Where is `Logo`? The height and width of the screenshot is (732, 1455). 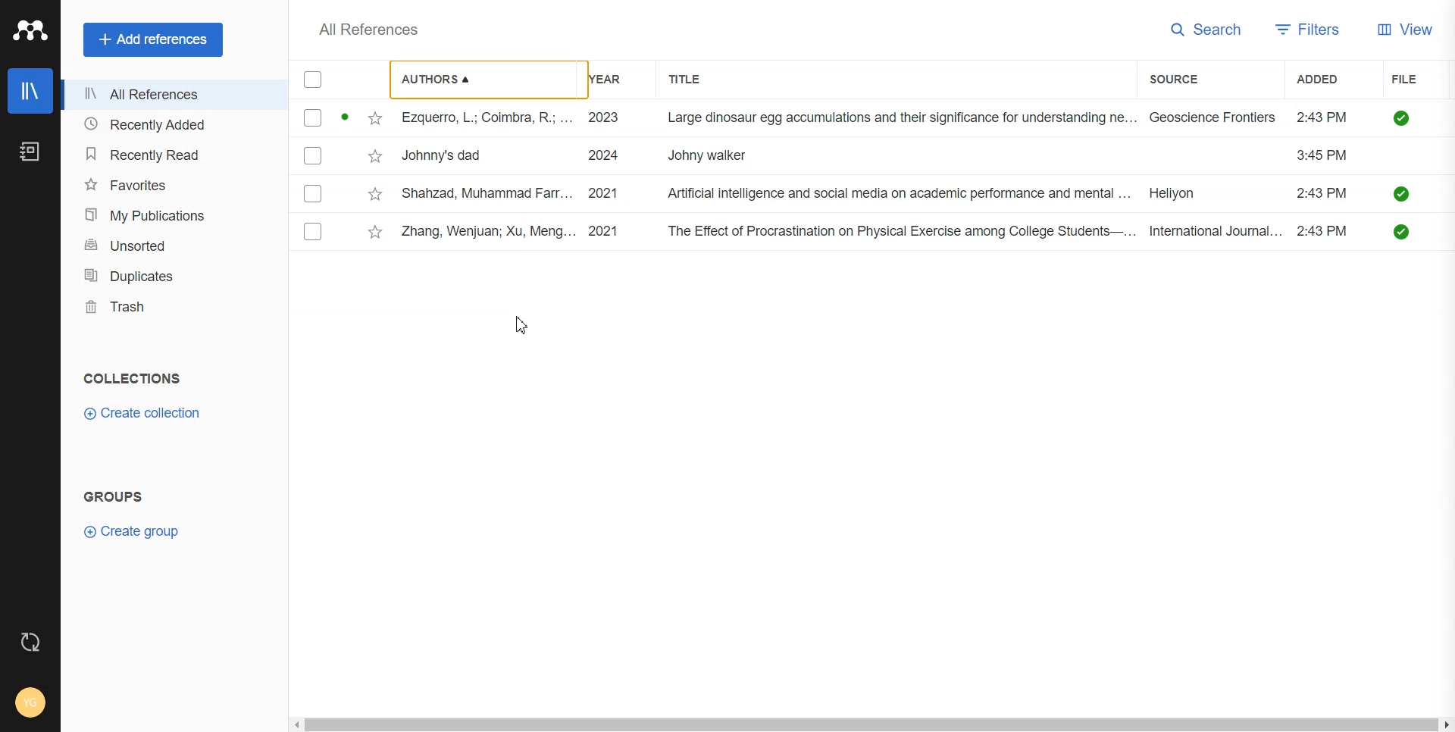
Logo is located at coordinates (30, 30).